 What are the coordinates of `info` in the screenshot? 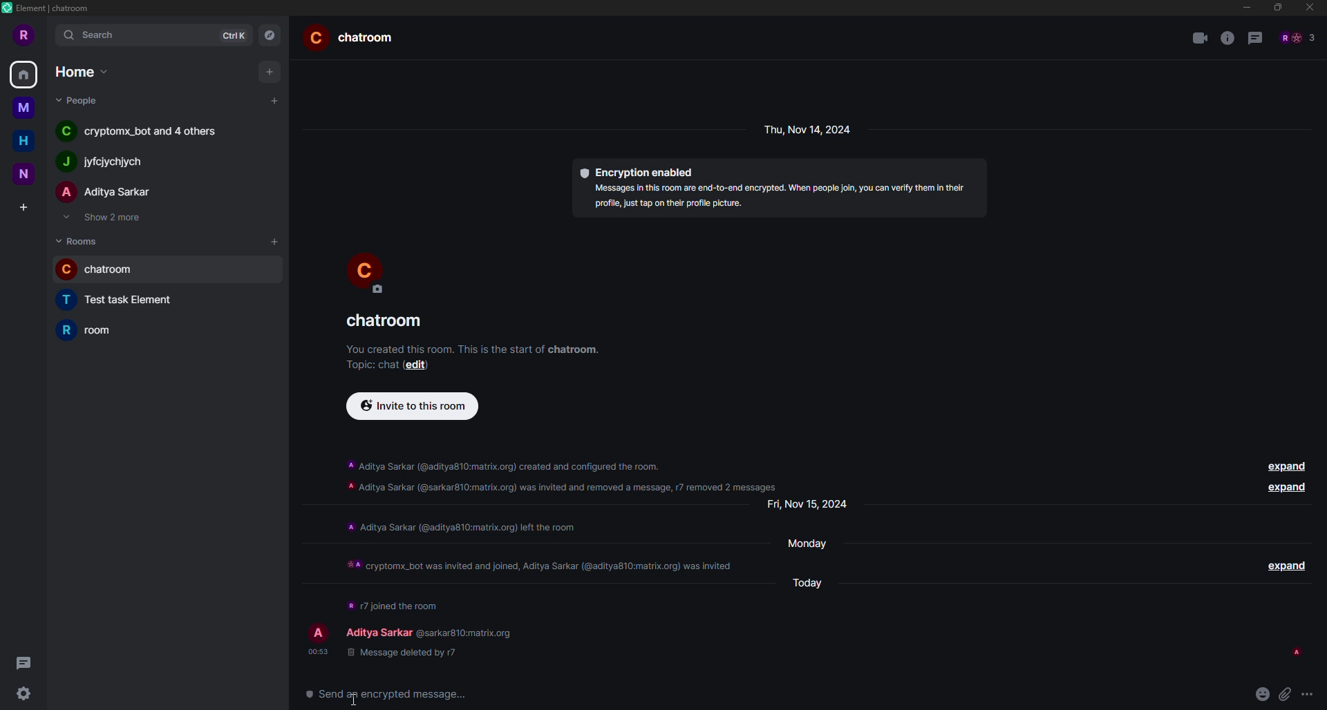 It's located at (473, 347).